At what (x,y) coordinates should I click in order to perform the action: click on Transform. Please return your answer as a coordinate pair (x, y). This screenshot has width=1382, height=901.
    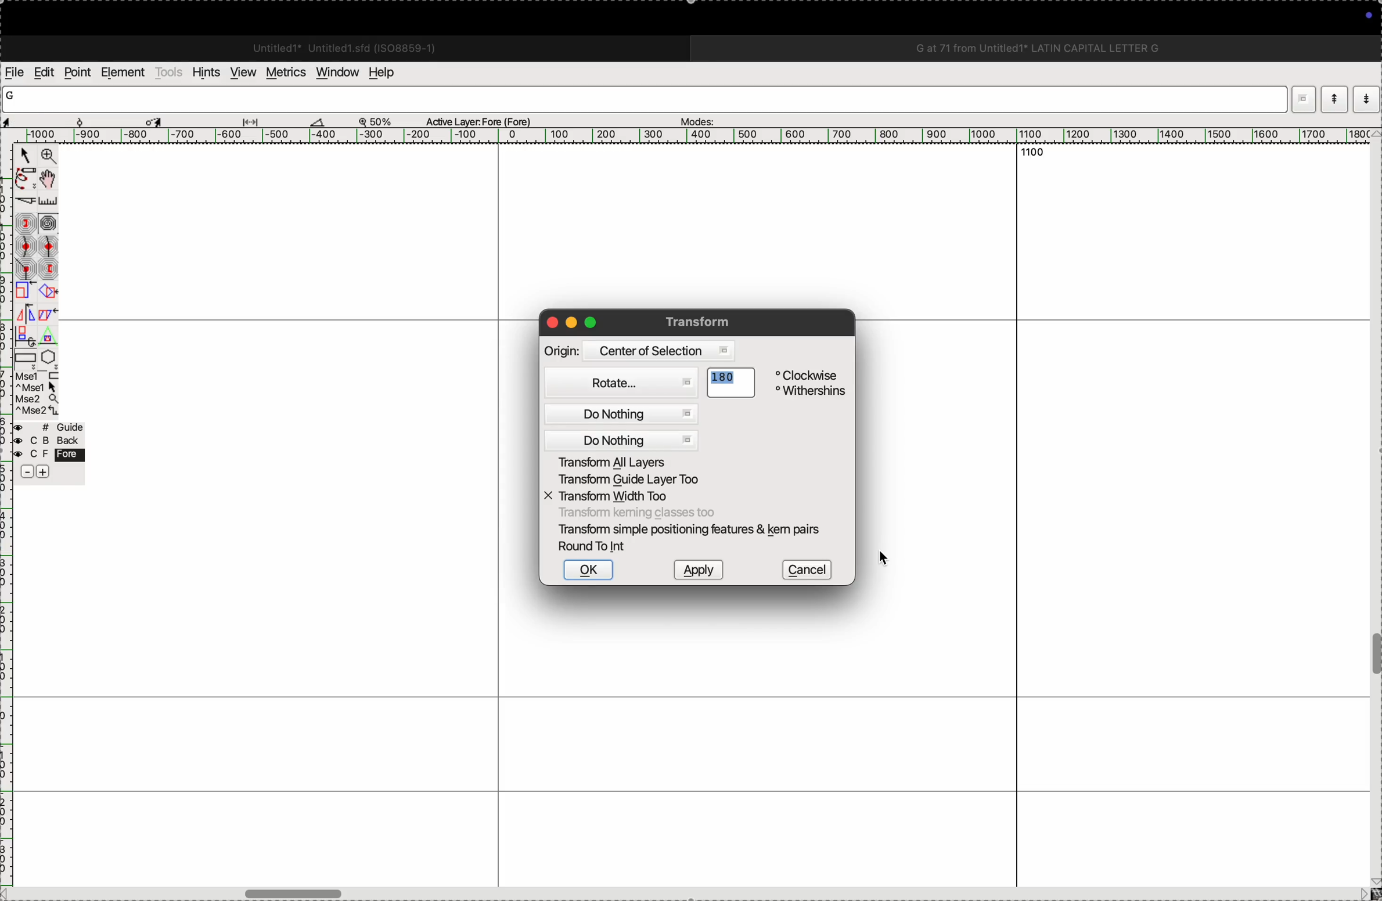
    Looking at the image, I should click on (699, 322).